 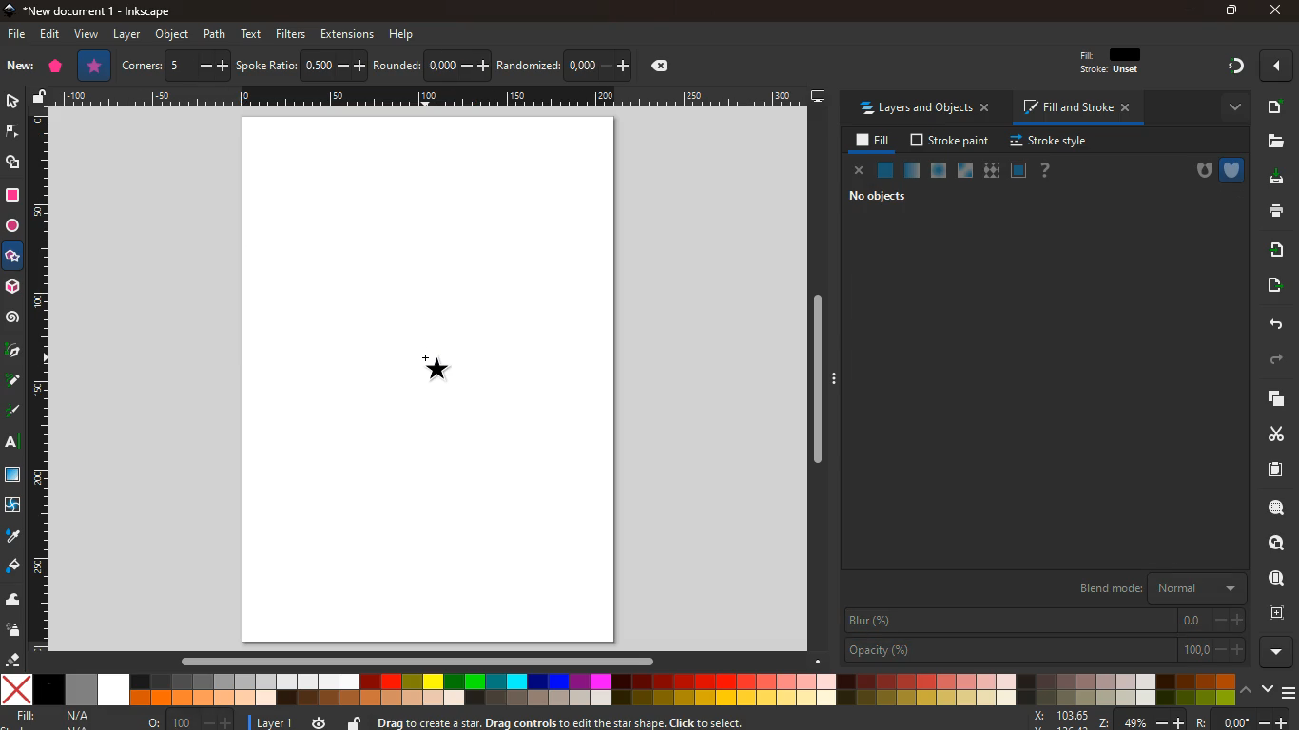 What do you see at coordinates (14, 321) in the screenshot?
I see `spiral` at bounding box center [14, 321].